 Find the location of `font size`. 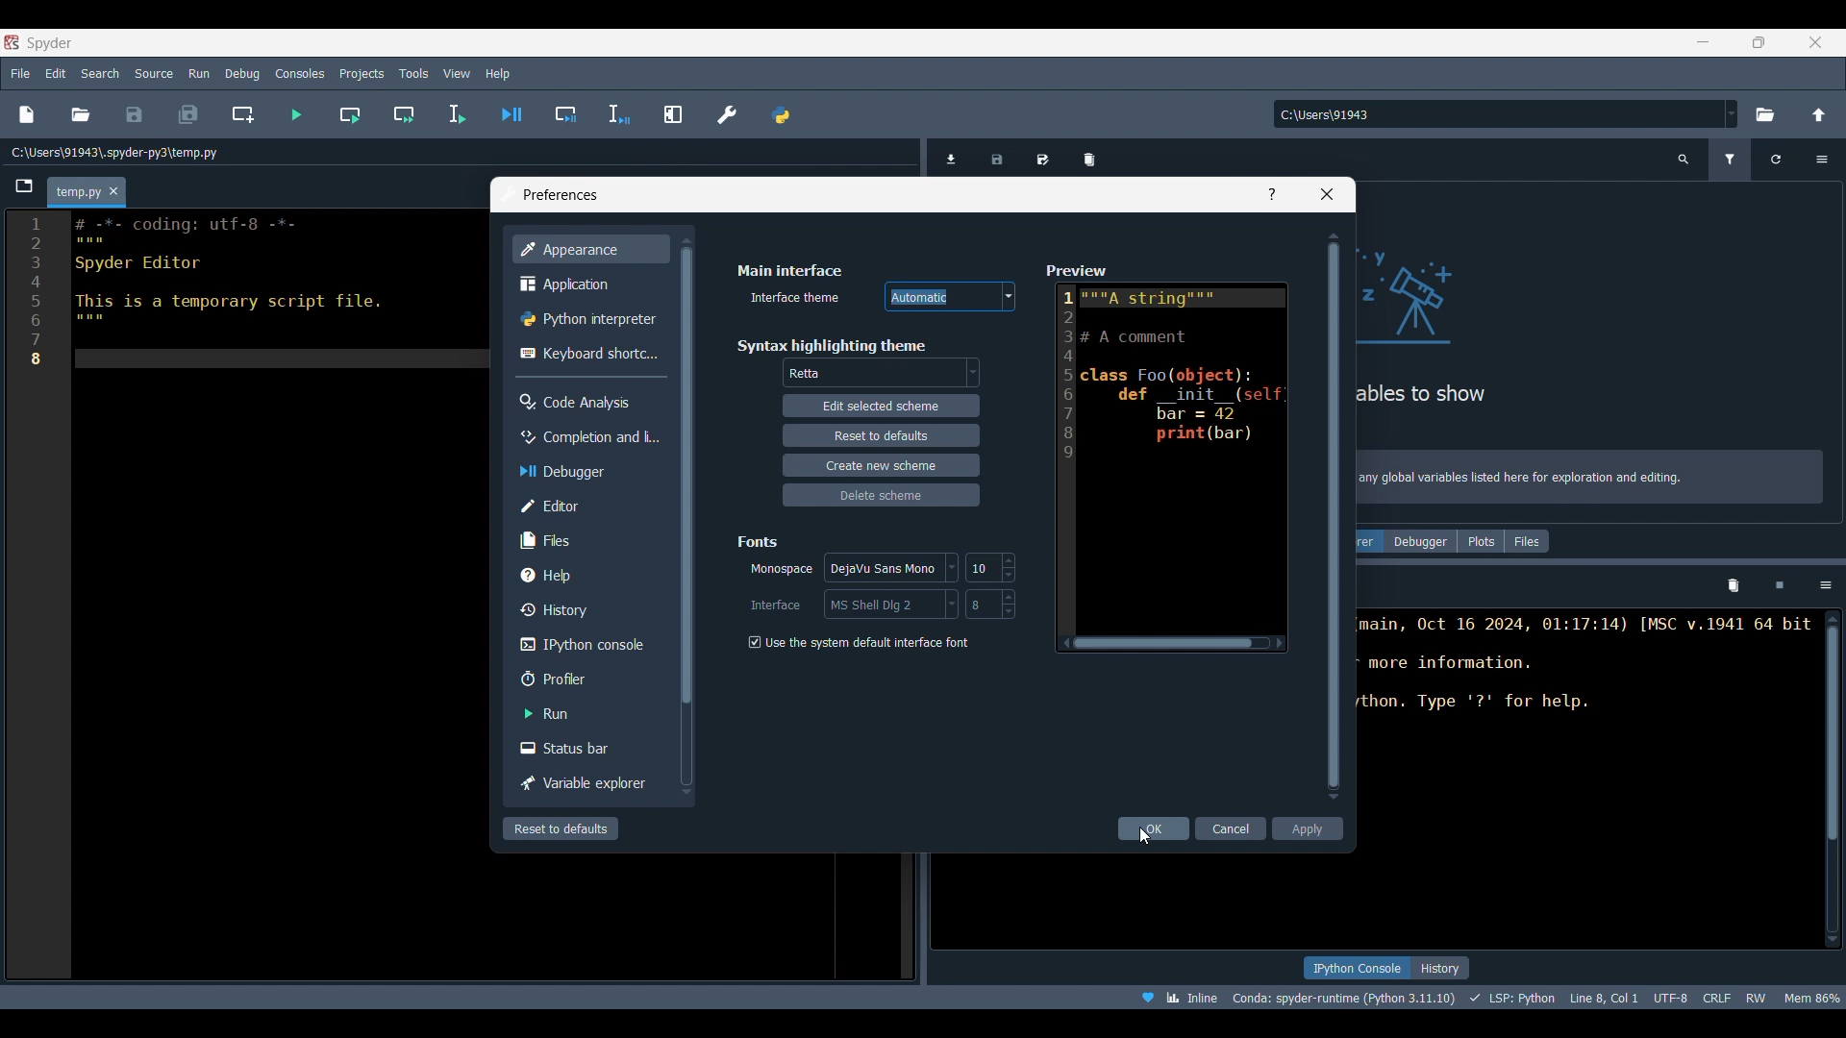

font size is located at coordinates (990, 604).